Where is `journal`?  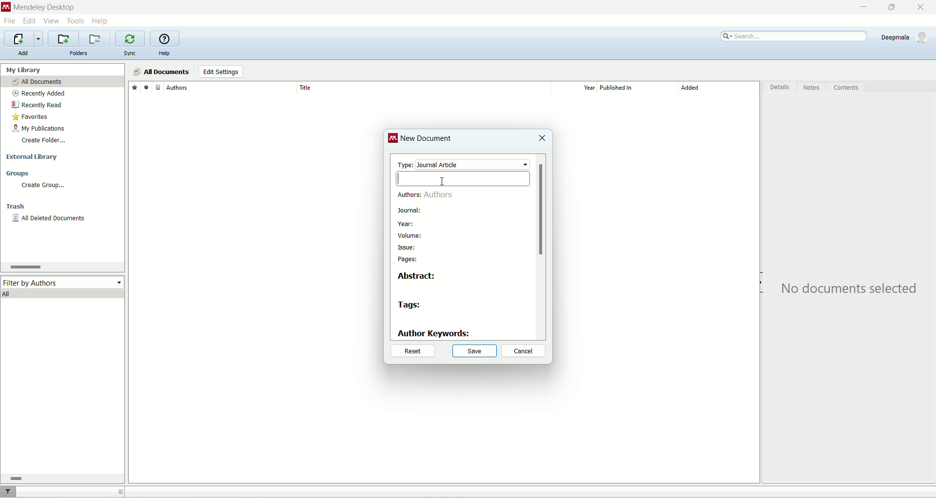
journal is located at coordinates (410, 211).